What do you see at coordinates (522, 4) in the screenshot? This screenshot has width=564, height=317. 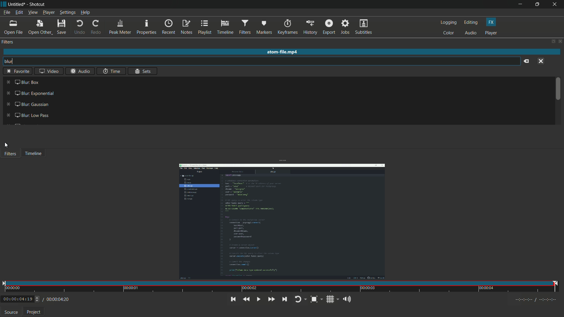 I see `minimize` at bounding box center [522, 4].